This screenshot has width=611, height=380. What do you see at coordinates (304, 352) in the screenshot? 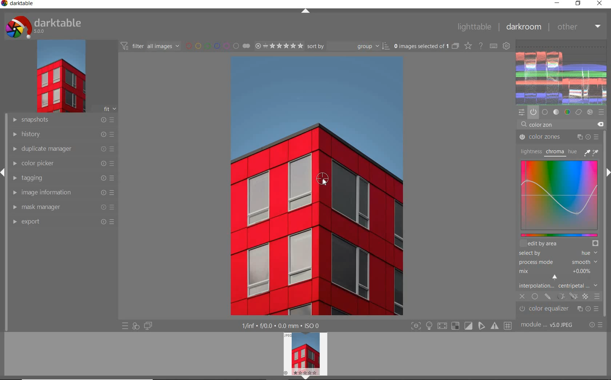
I see `image preview` at bounding box center [304, 352].